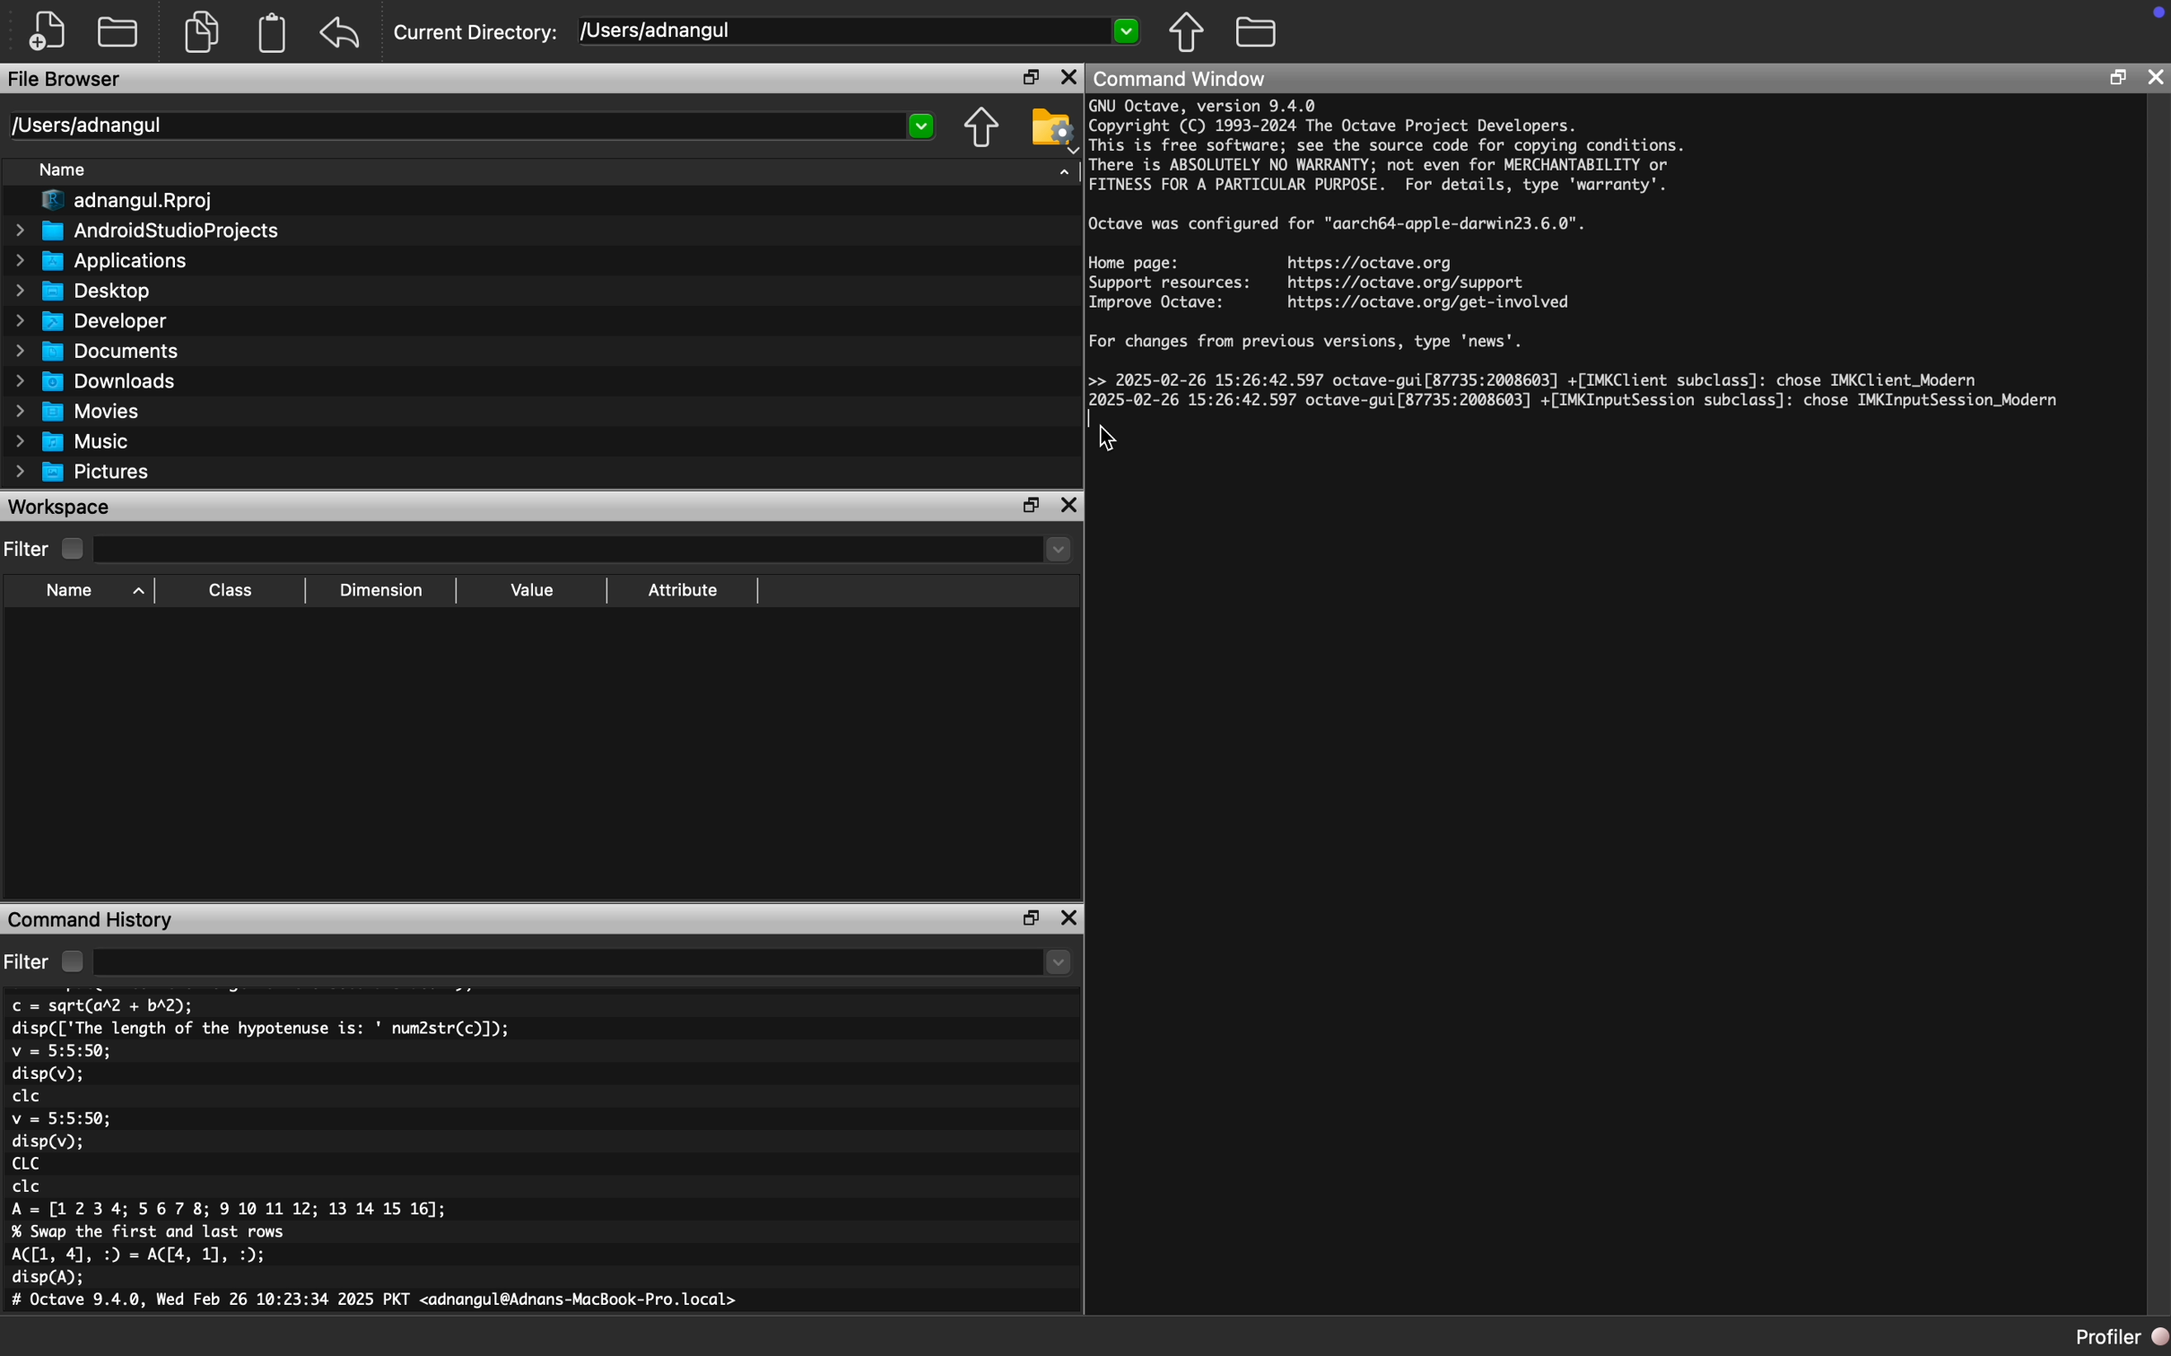  What do you see at coordinates (91, 592) in the screenshot?
I see `Name ` at bounding box center [91, 592].